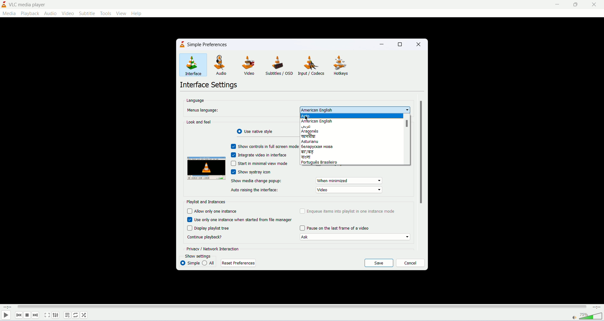 The width and height of the screenshot is (604, 321). What do you see at coordinates (51, 14) in the screenshot?
I see `audio` at bounding box center [51, 14].